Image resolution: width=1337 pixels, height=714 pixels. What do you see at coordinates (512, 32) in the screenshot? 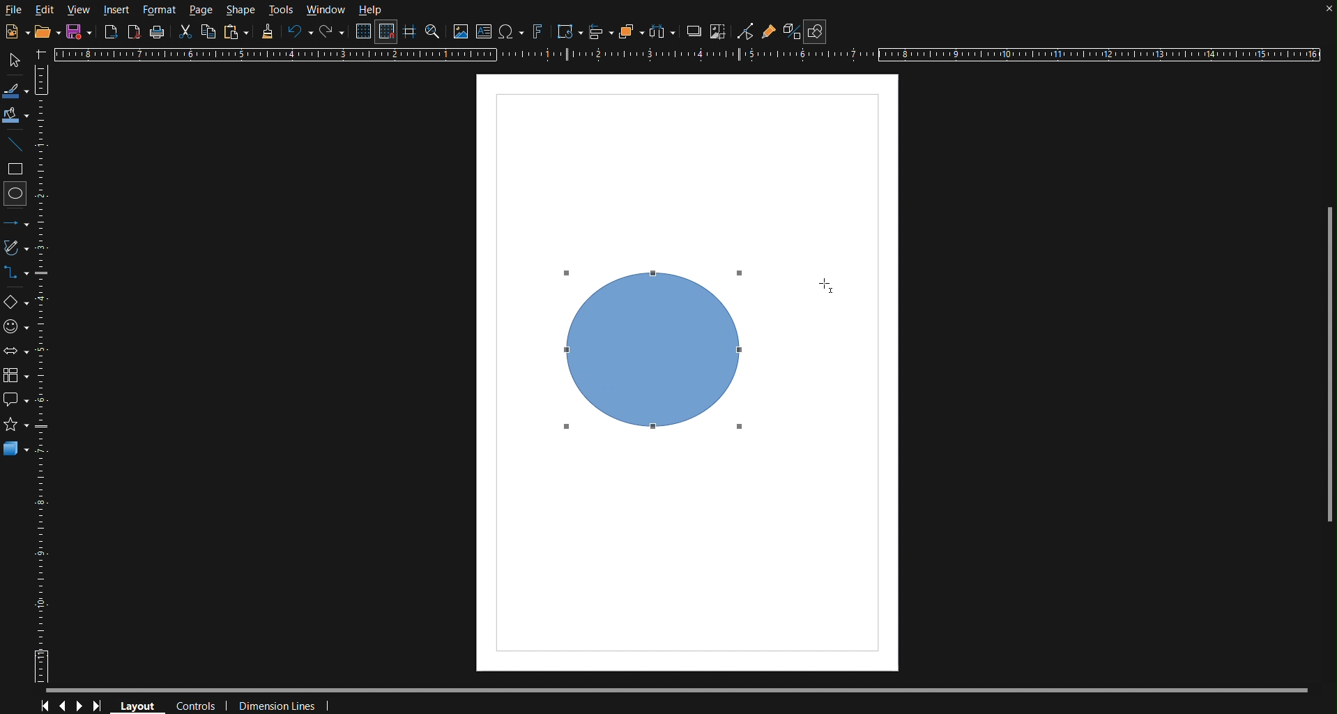
I see `Insert Special Character` at bounding box center [512, 32].